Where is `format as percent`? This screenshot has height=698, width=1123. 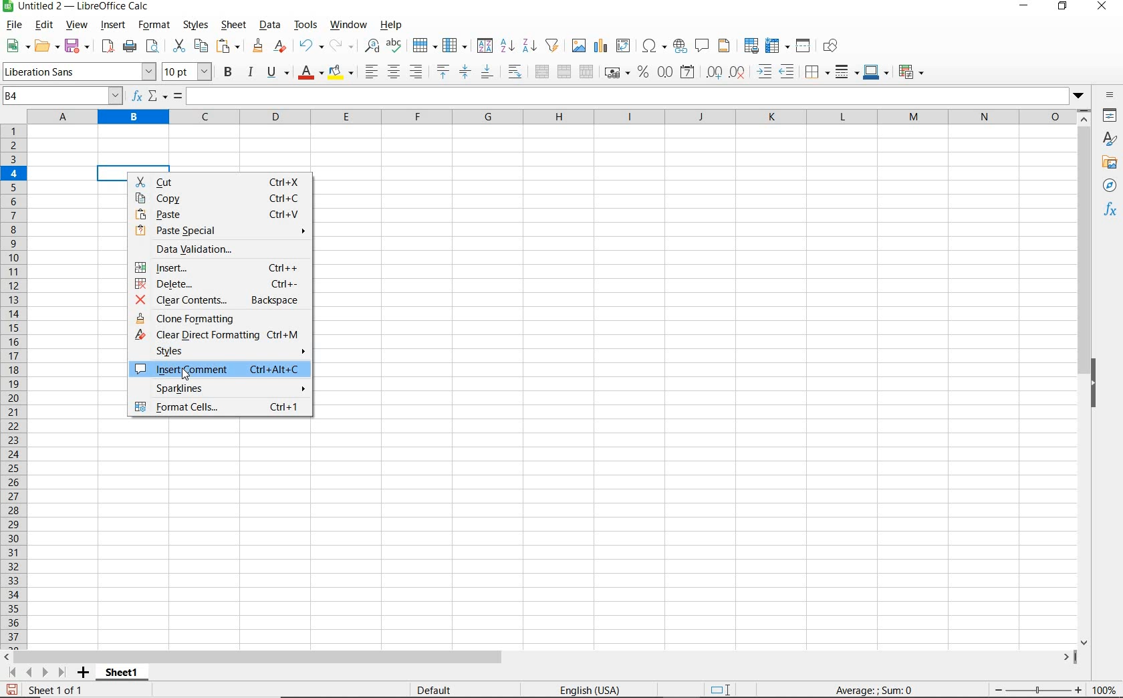
format as percent is located at coordinates (642, 73).